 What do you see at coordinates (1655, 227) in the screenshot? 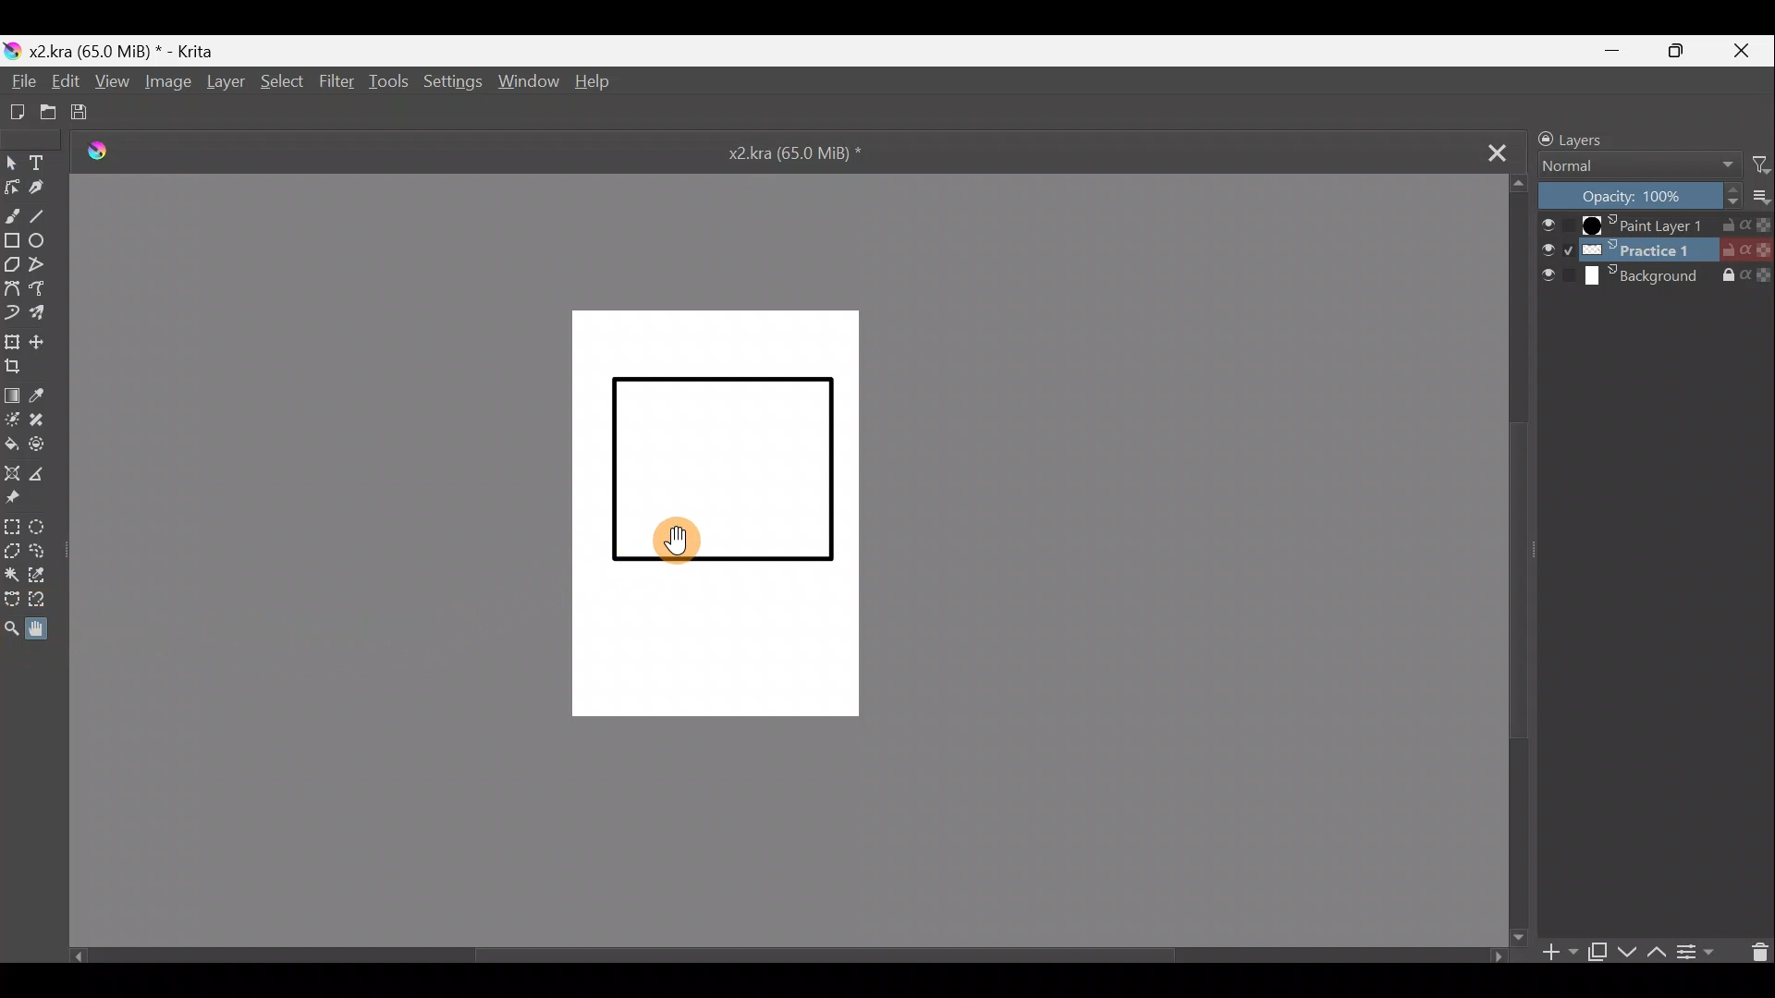
I see `Paint Layer 1` at bounding box center [1655, 227].